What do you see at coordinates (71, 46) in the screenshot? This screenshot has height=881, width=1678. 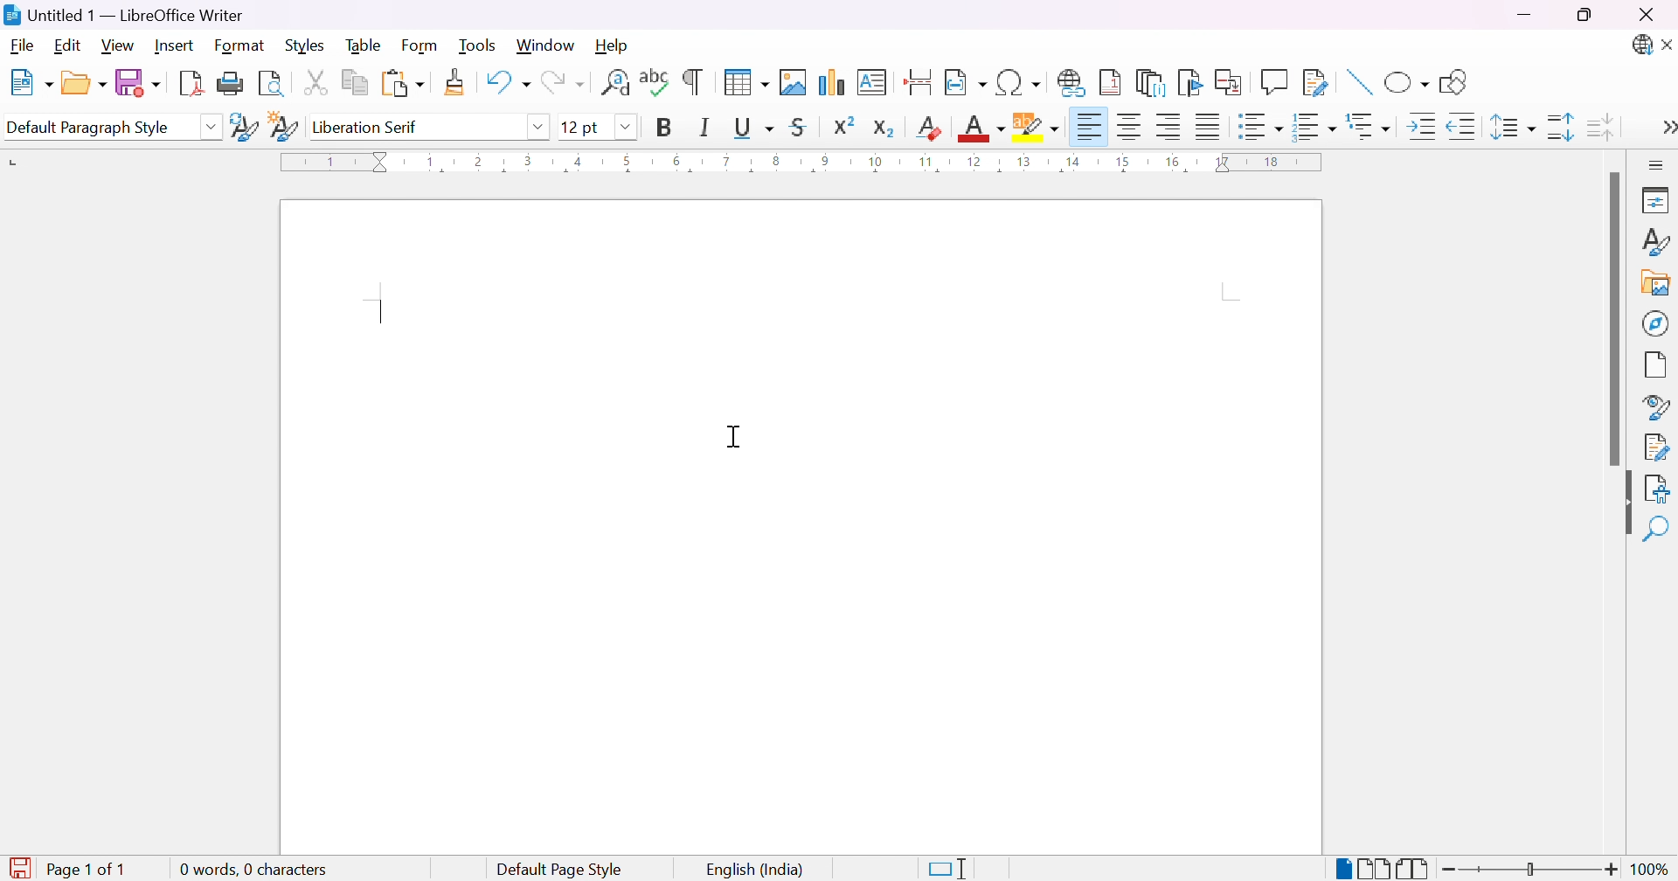 I see `Edit` at bounding box center [71, 46].